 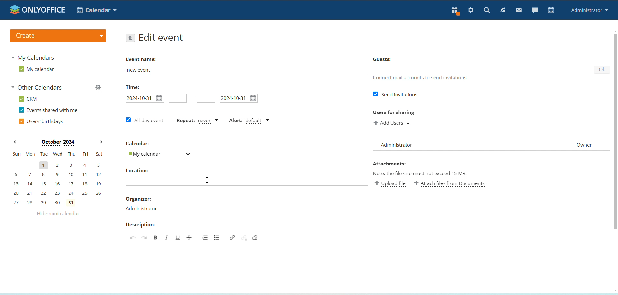 I want to click on event end time, so click(x=206, y=98).